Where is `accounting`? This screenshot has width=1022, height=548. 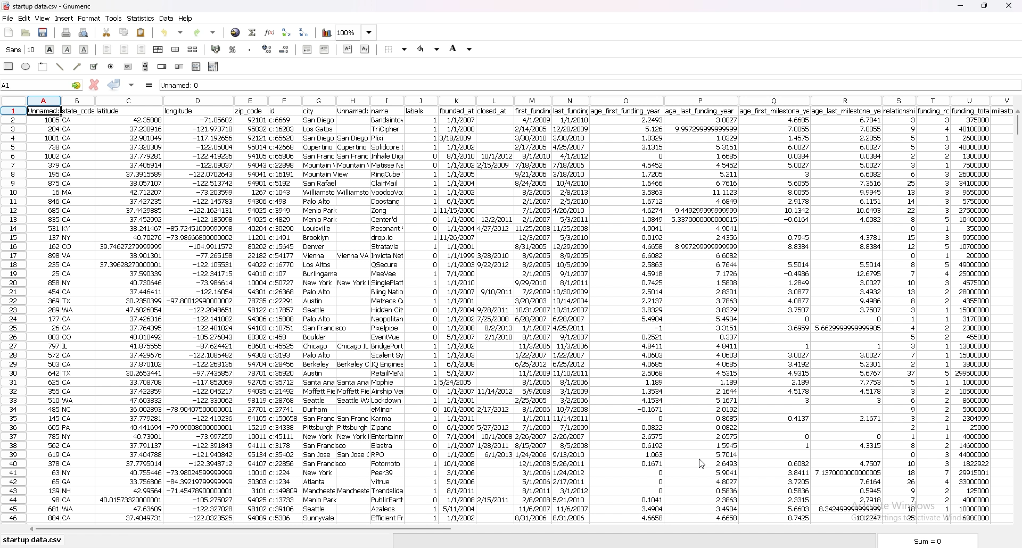
accounting is located at coordinates (215, 48).